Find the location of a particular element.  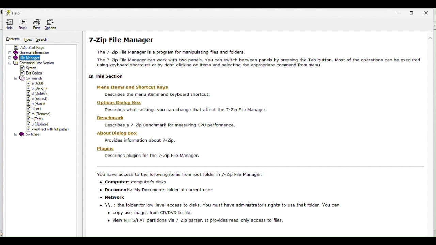

@ Switches is located at coordinates (29, 135).